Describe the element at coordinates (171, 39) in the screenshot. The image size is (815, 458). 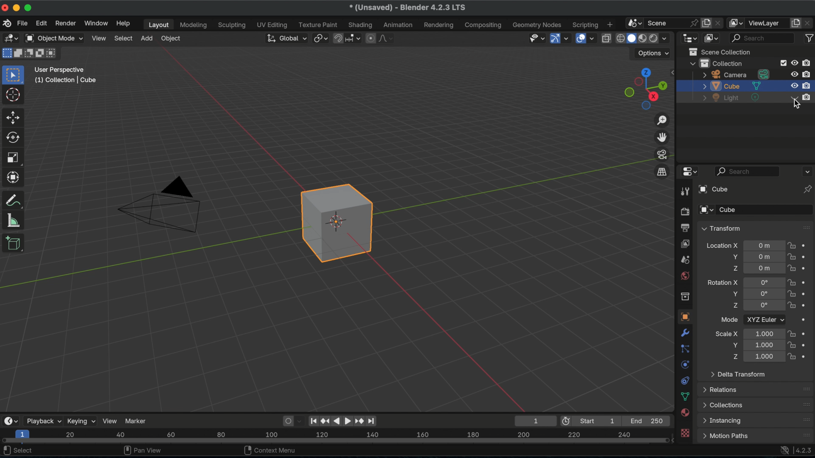
I see `object` at that location.